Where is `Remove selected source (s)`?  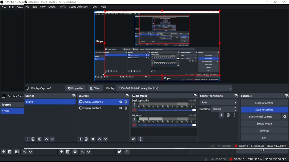 Remove selected source (s) is located at coordinates (68, 152).